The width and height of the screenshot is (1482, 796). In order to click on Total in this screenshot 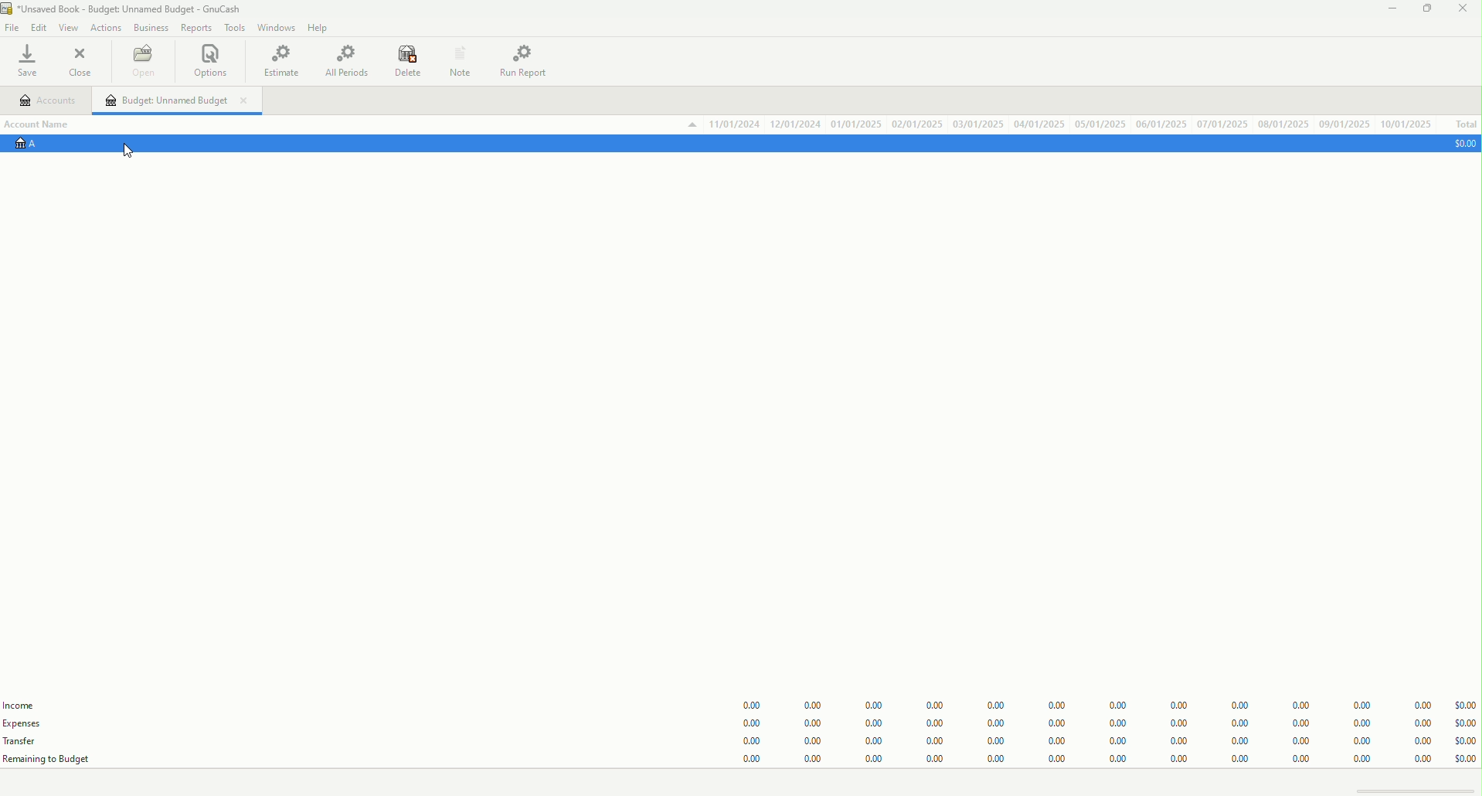, I will do `click(1465, 124)`.